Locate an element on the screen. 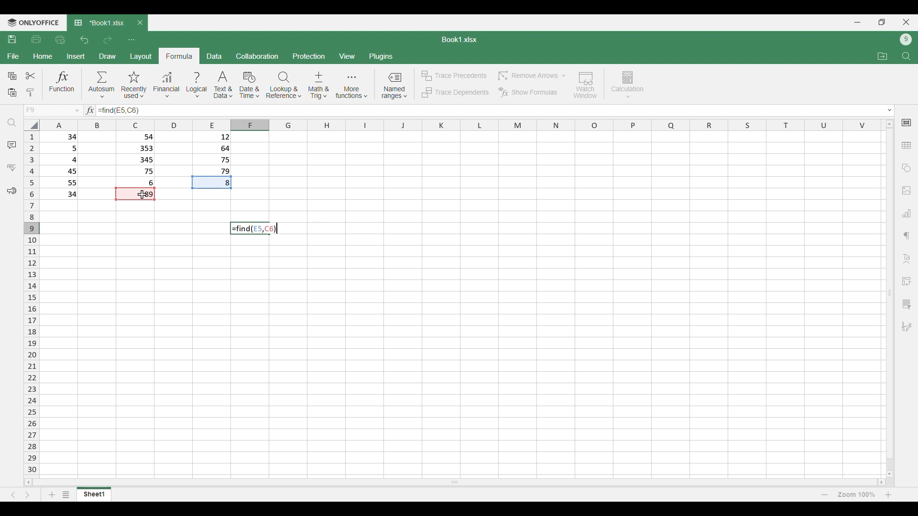  Slicer is located at coordinates (906, 304).